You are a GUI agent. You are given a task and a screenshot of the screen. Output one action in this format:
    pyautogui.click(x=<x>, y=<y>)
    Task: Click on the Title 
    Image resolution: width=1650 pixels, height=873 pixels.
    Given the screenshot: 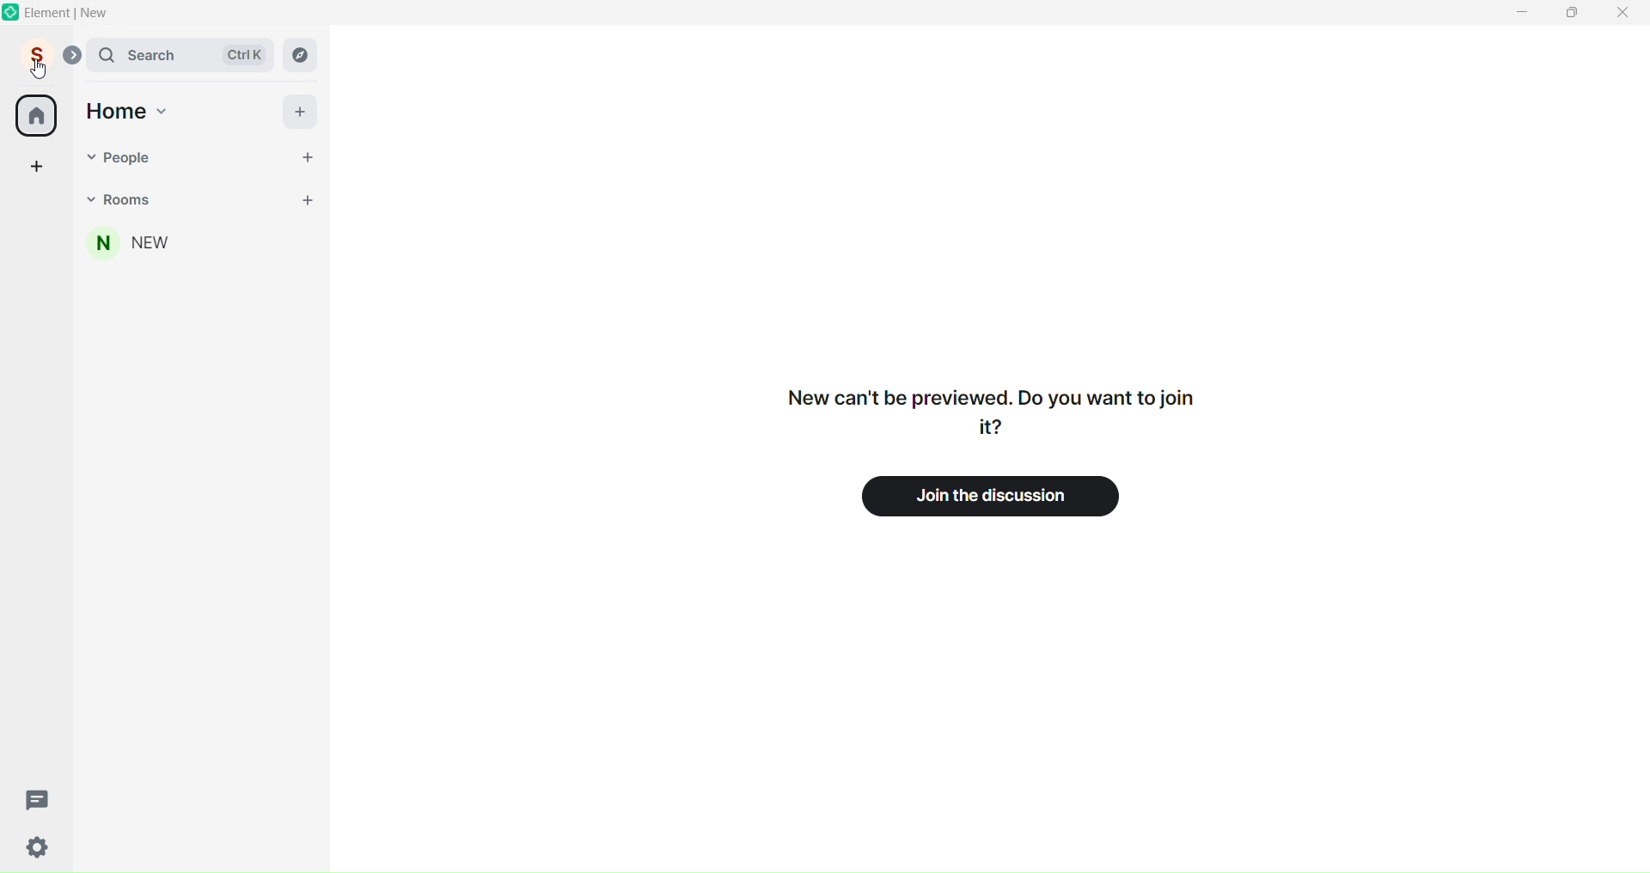 What is the action you would take?
    pyautogui.click(x=82, y=13)
    